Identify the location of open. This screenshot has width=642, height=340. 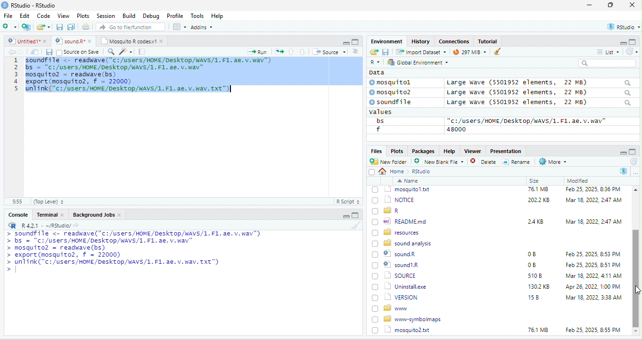
(280, 51).